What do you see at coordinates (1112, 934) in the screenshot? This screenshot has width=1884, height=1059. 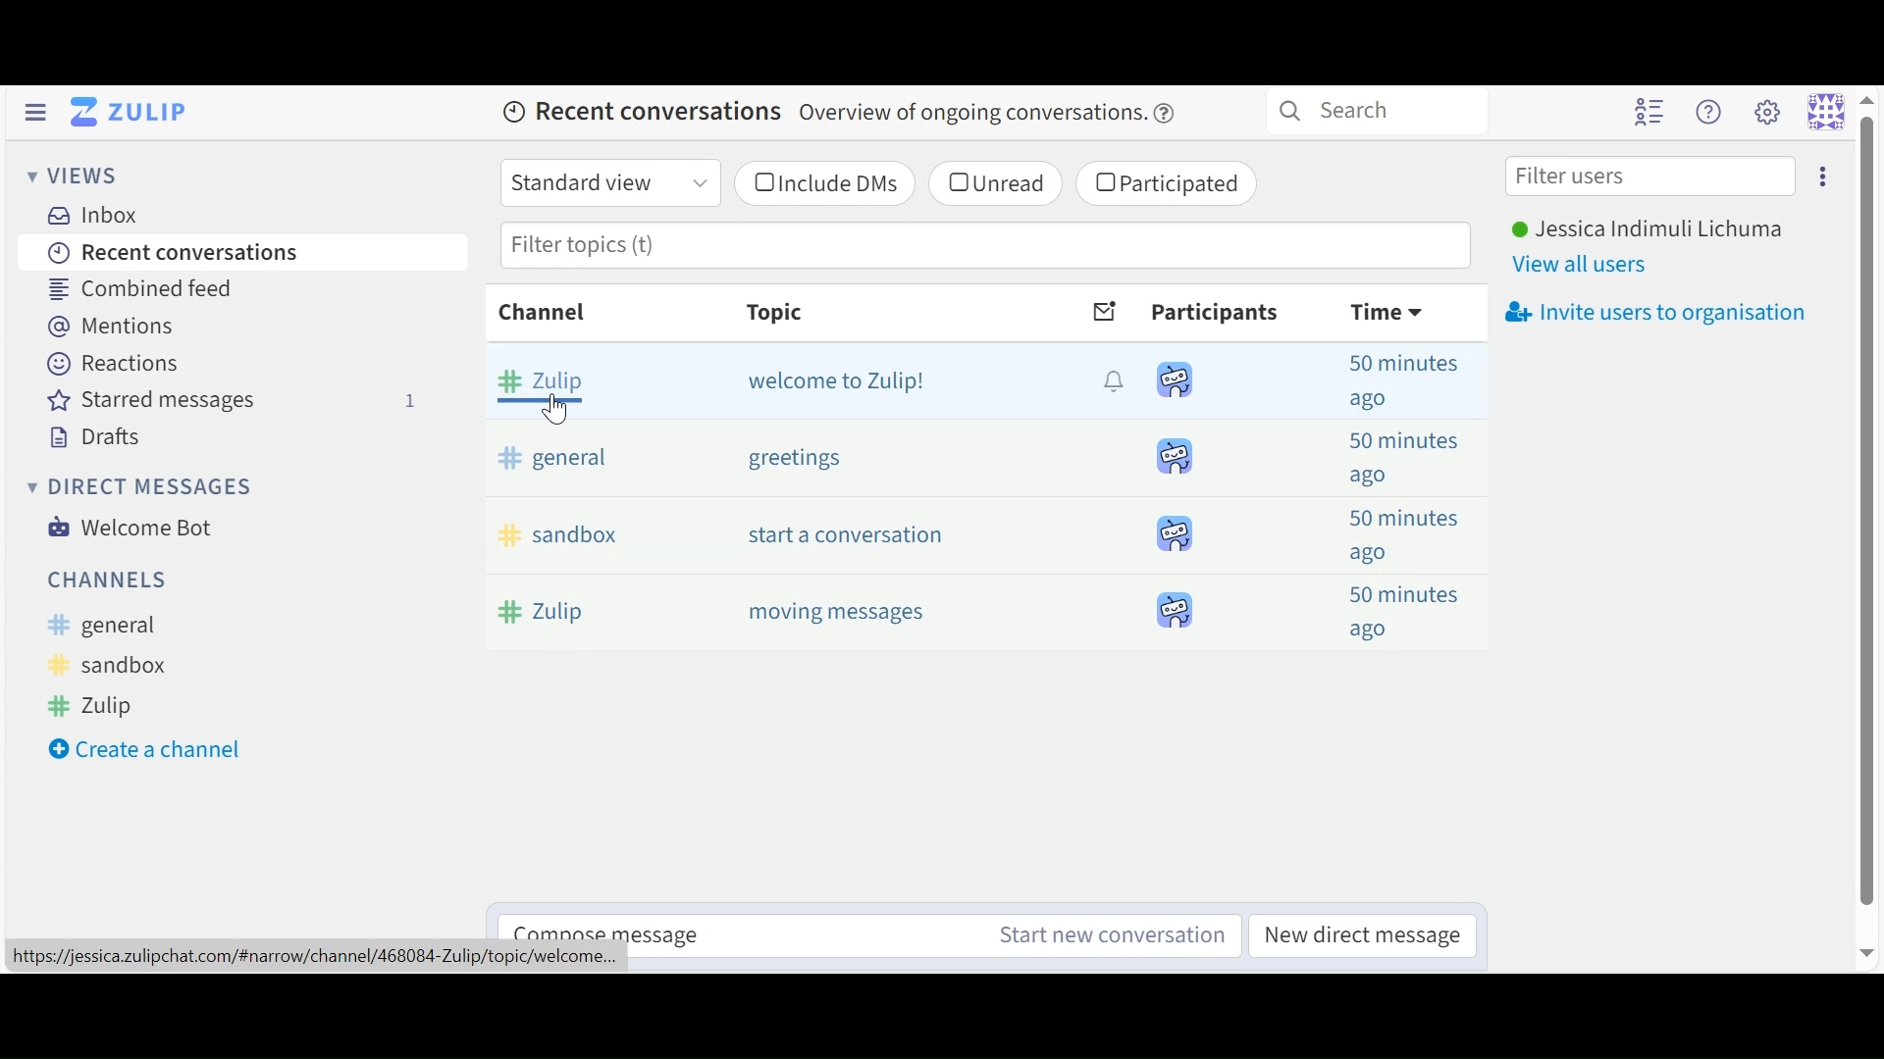 I see `New Channel message` at bounding box center [1112, 934].